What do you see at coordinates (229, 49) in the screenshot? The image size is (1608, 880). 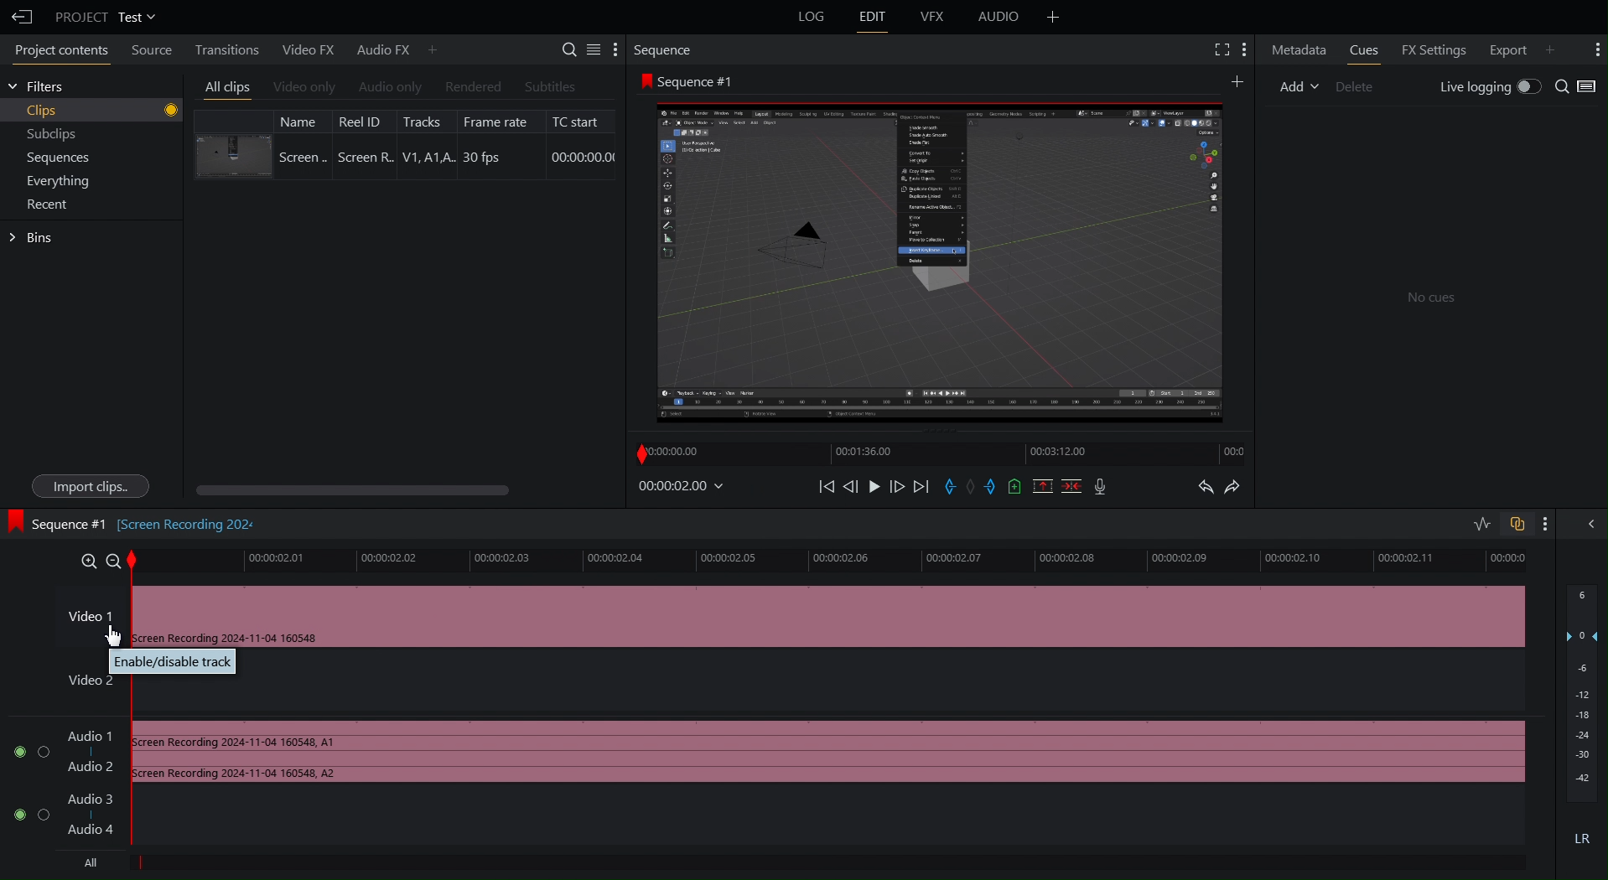 I see `Transitions` at bounding box center [229, 49].